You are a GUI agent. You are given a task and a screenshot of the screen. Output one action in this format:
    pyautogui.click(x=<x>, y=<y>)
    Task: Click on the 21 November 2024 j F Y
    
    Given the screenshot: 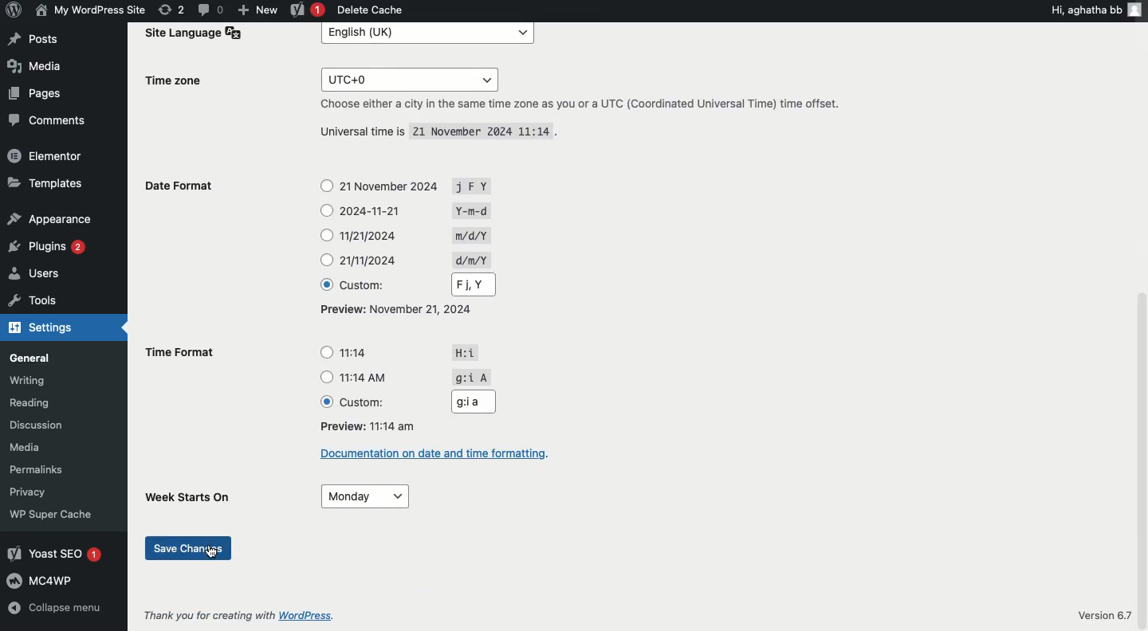 What is the action you would take?
    pyautogui.click(x=425, y=186)
    